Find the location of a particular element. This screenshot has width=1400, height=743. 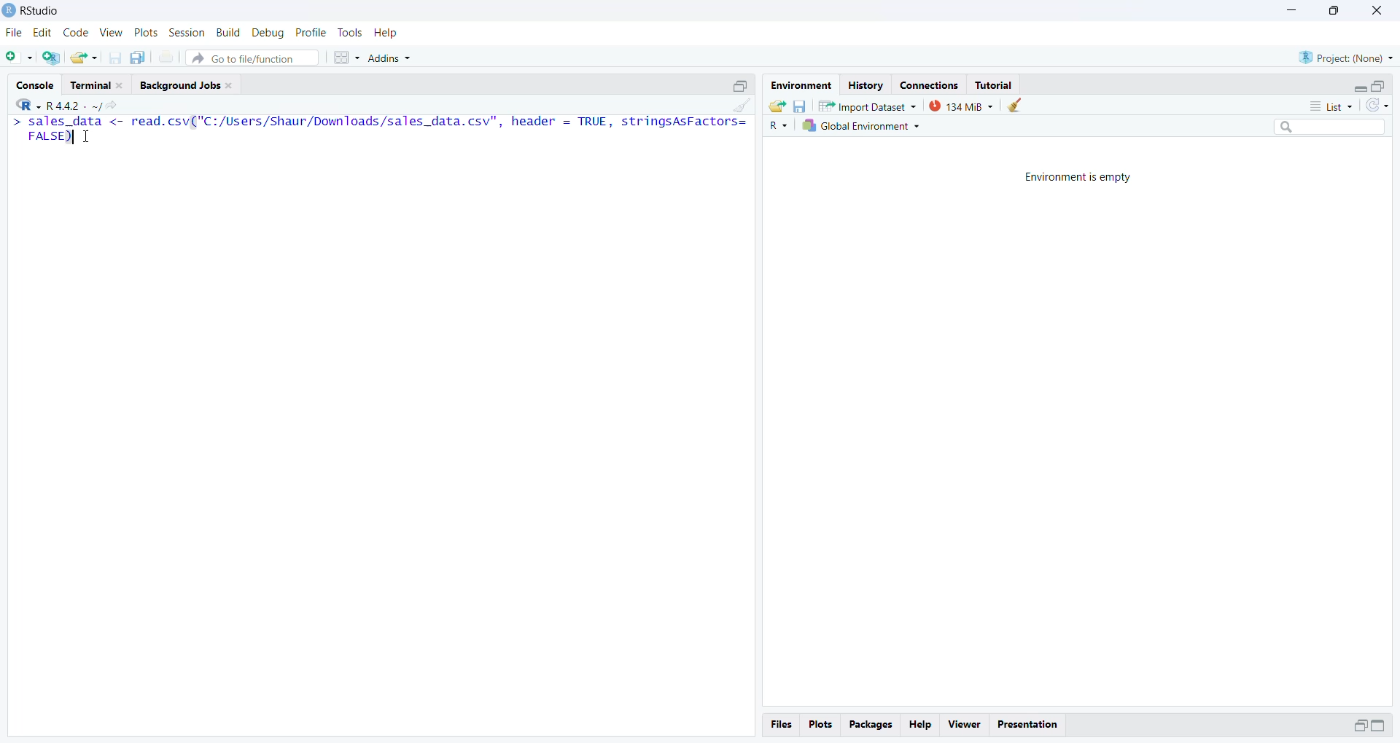

Connections is located at coordinates (929, 85).